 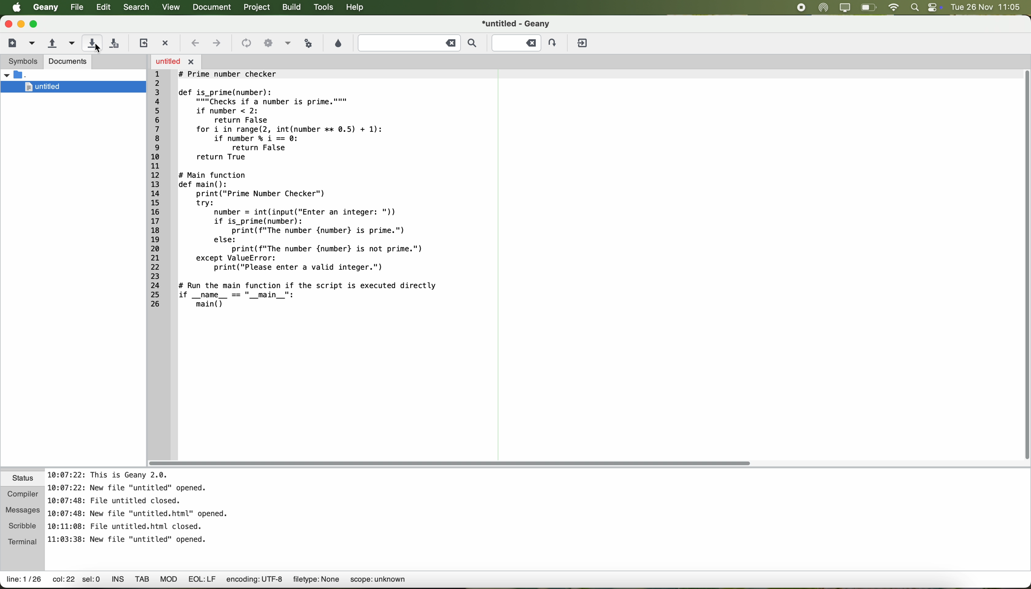 What do you see at coordinates (23, 479) in the screenshot?
I see `status` at bounding box center [23, 479].